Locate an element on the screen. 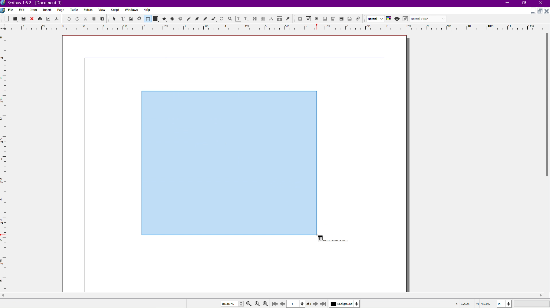 The width and height of the screenshot is (550, 308). Table is located at coordinates (147, 19).